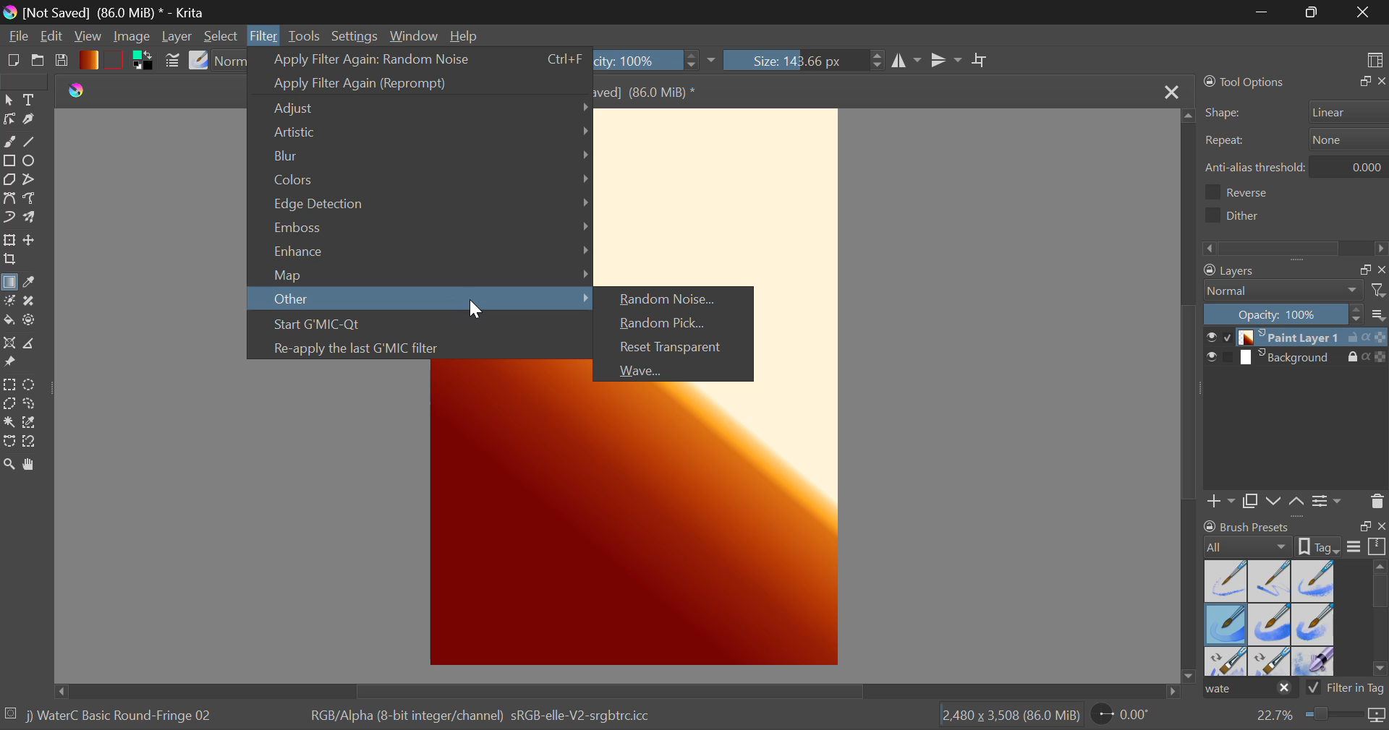 This screenshot has width=1389, height=730. I want to click on Zoom, so click(9, 465).